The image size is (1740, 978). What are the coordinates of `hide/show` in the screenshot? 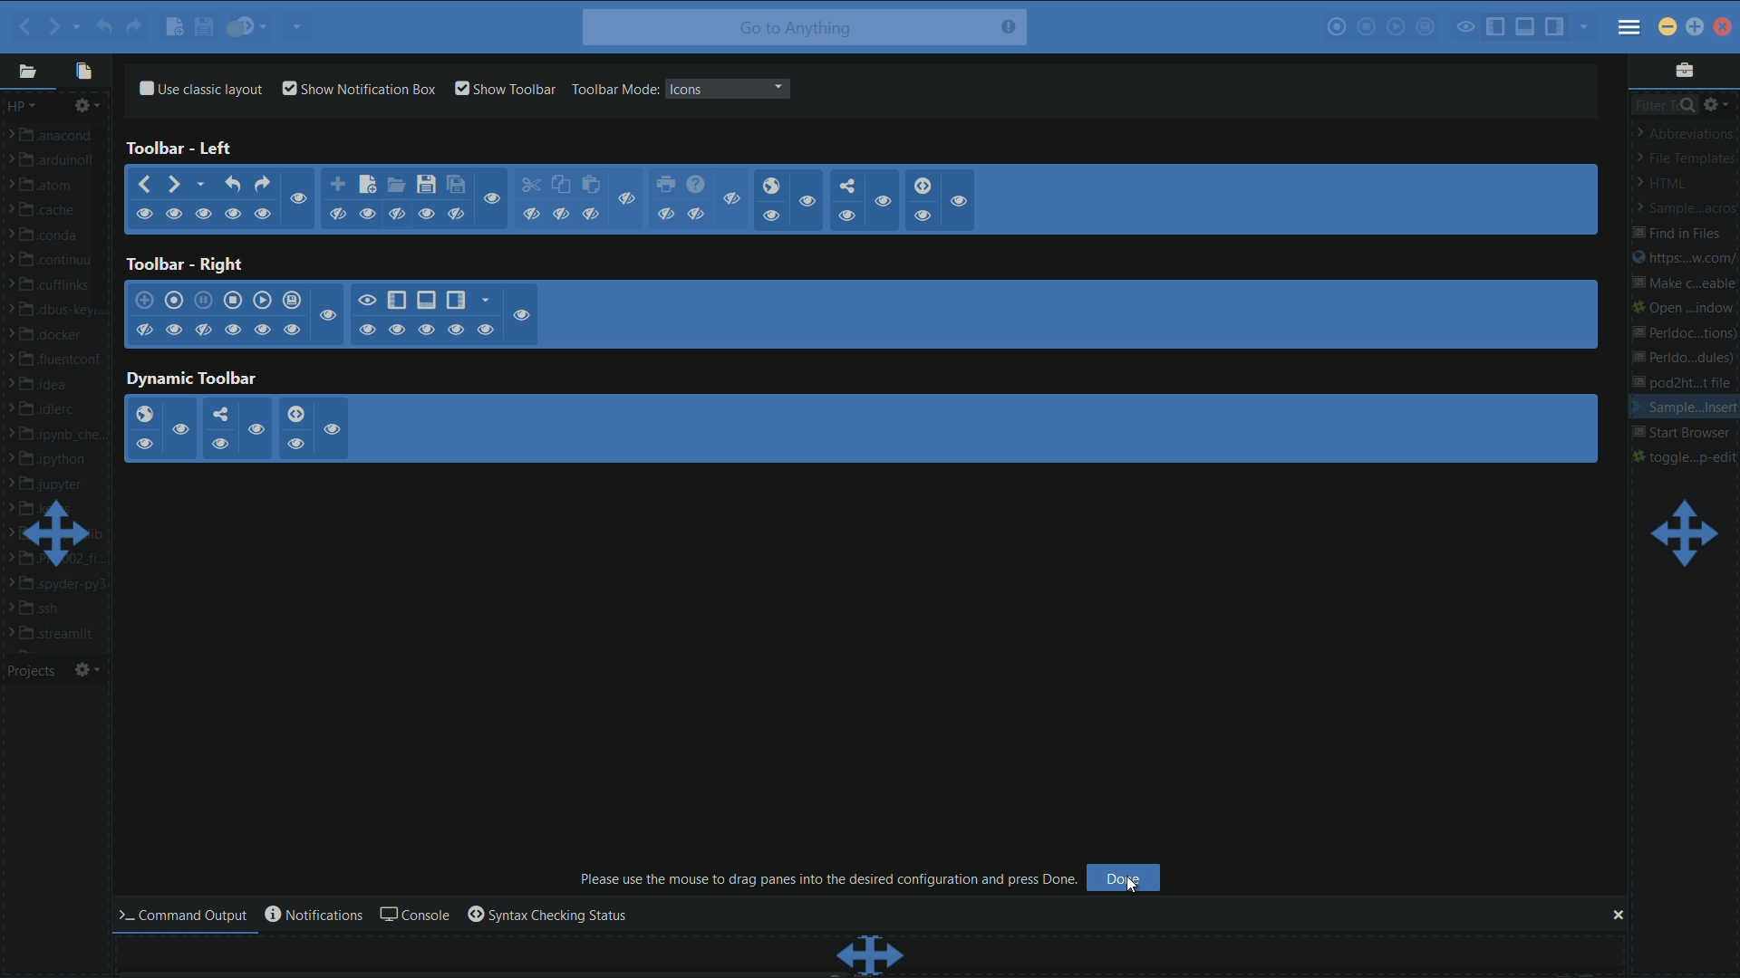 It's located at (367, 299).